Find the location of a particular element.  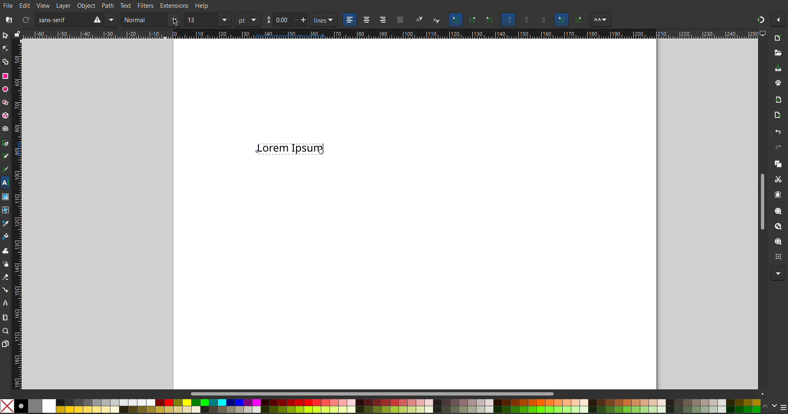

Select is located at coordinates (5, 37).